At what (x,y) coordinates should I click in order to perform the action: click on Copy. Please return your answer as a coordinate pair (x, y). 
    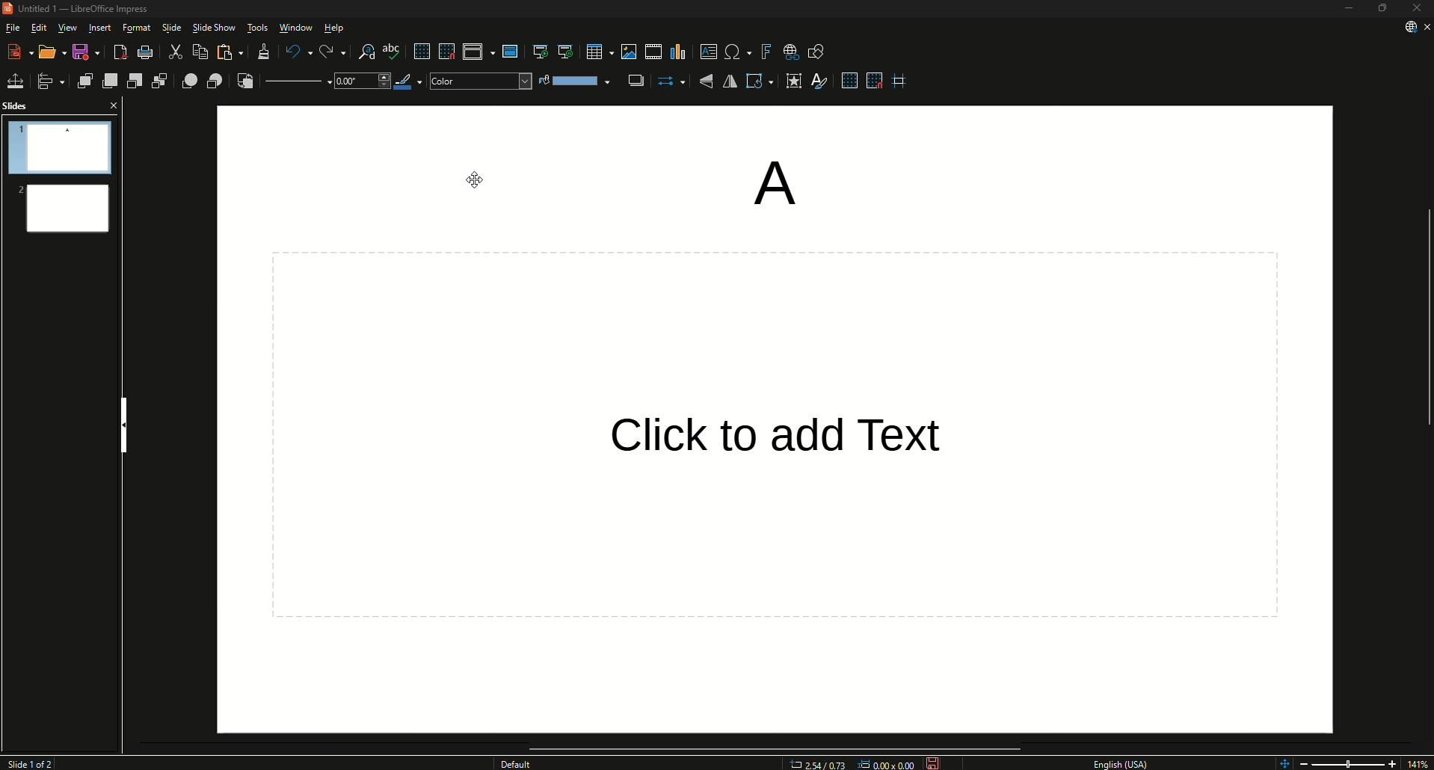
    Looking at the image, I should click on (195, 52).